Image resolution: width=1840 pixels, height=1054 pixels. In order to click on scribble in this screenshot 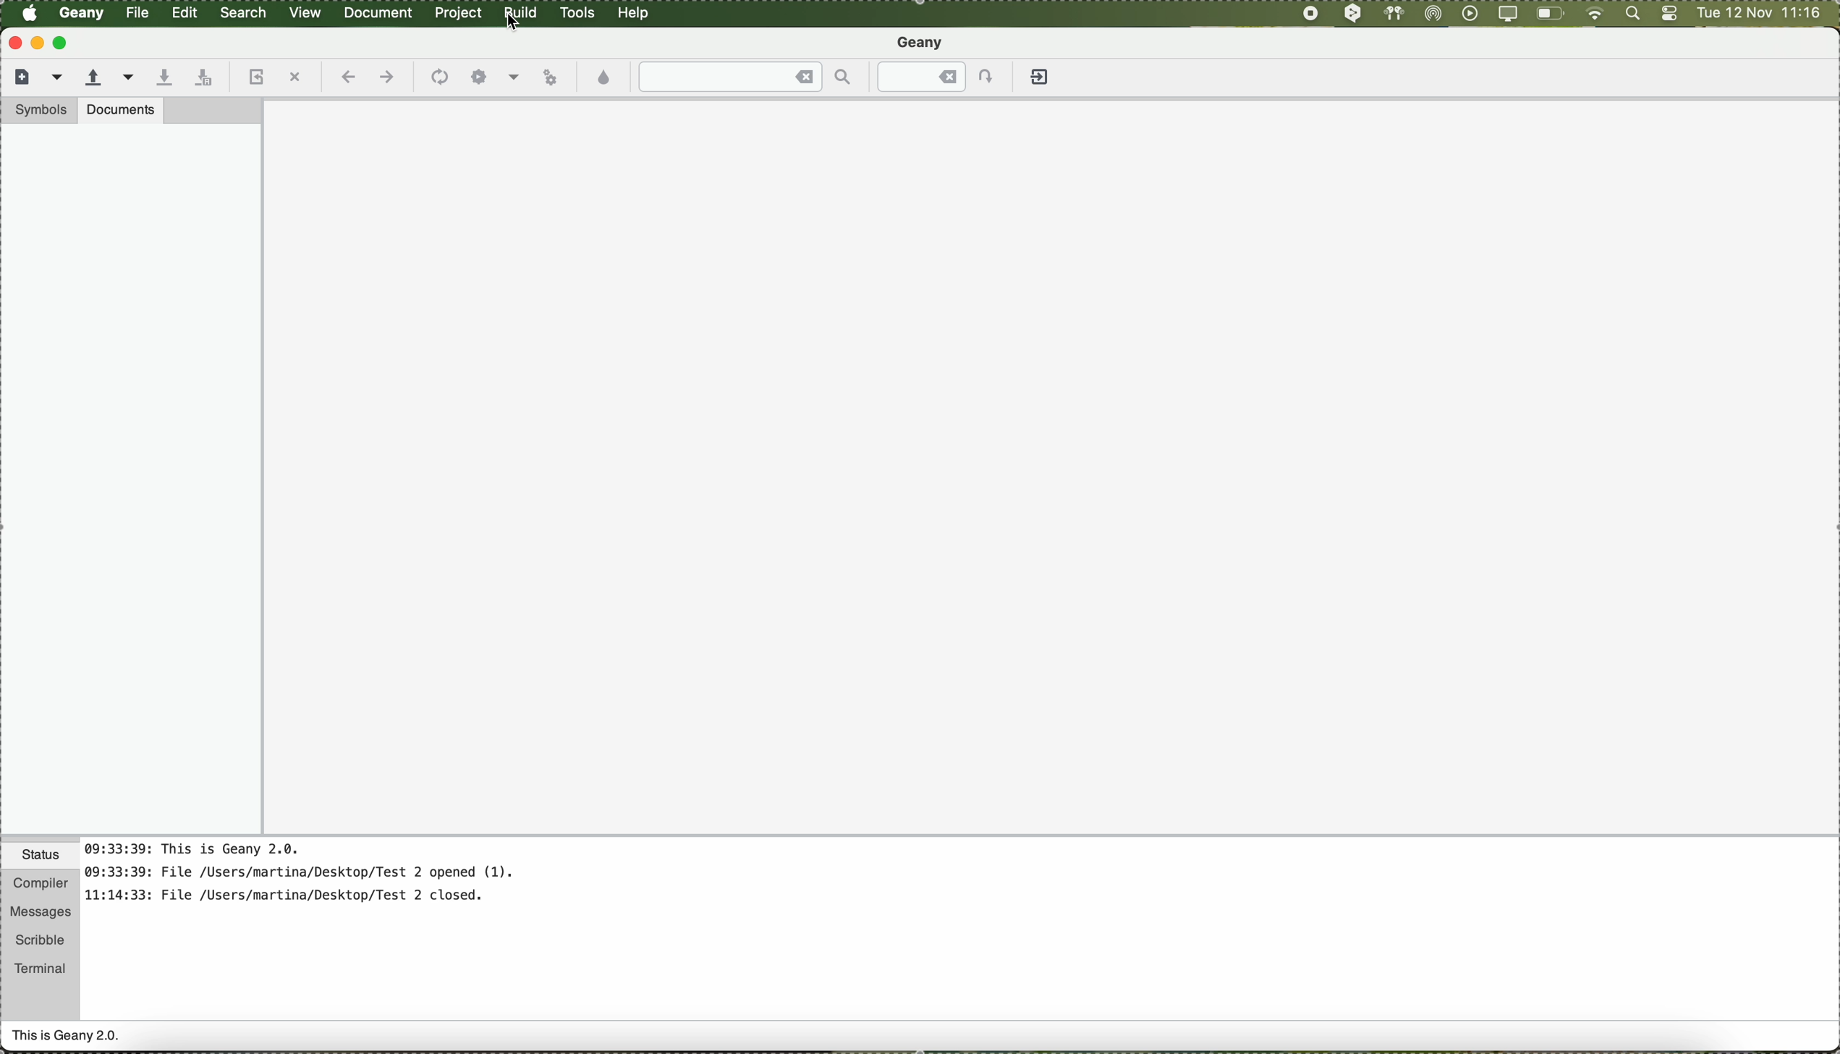, I will do `click(41, 940)`.